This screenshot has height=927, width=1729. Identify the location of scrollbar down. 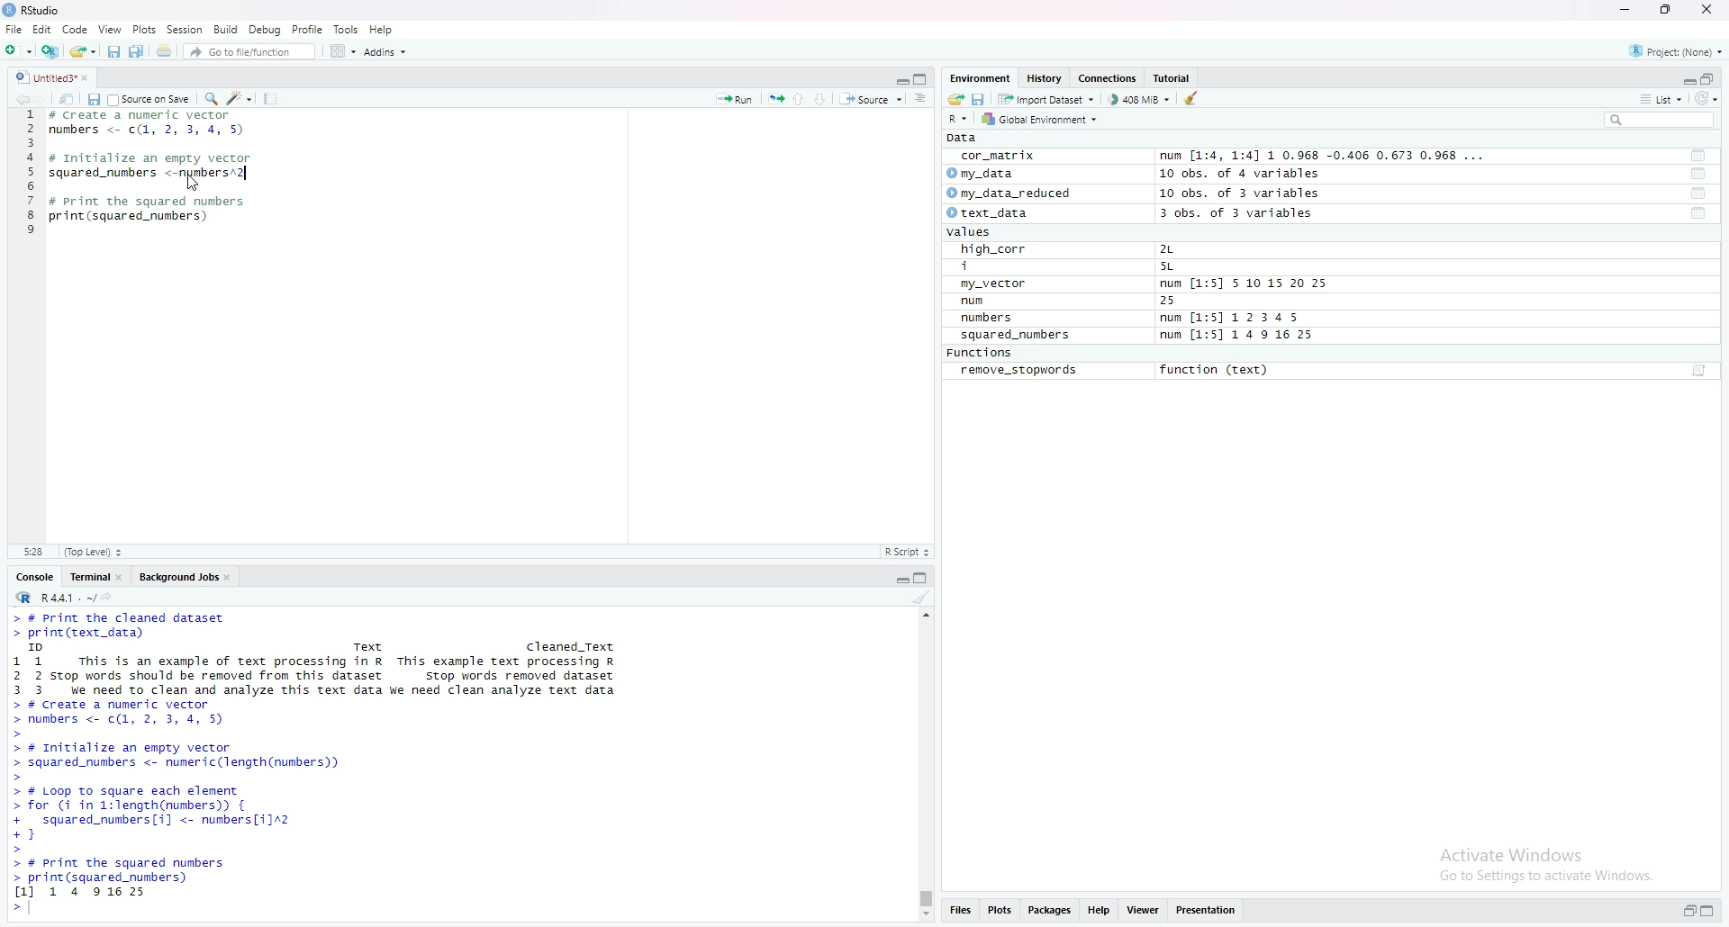
(924, 916).